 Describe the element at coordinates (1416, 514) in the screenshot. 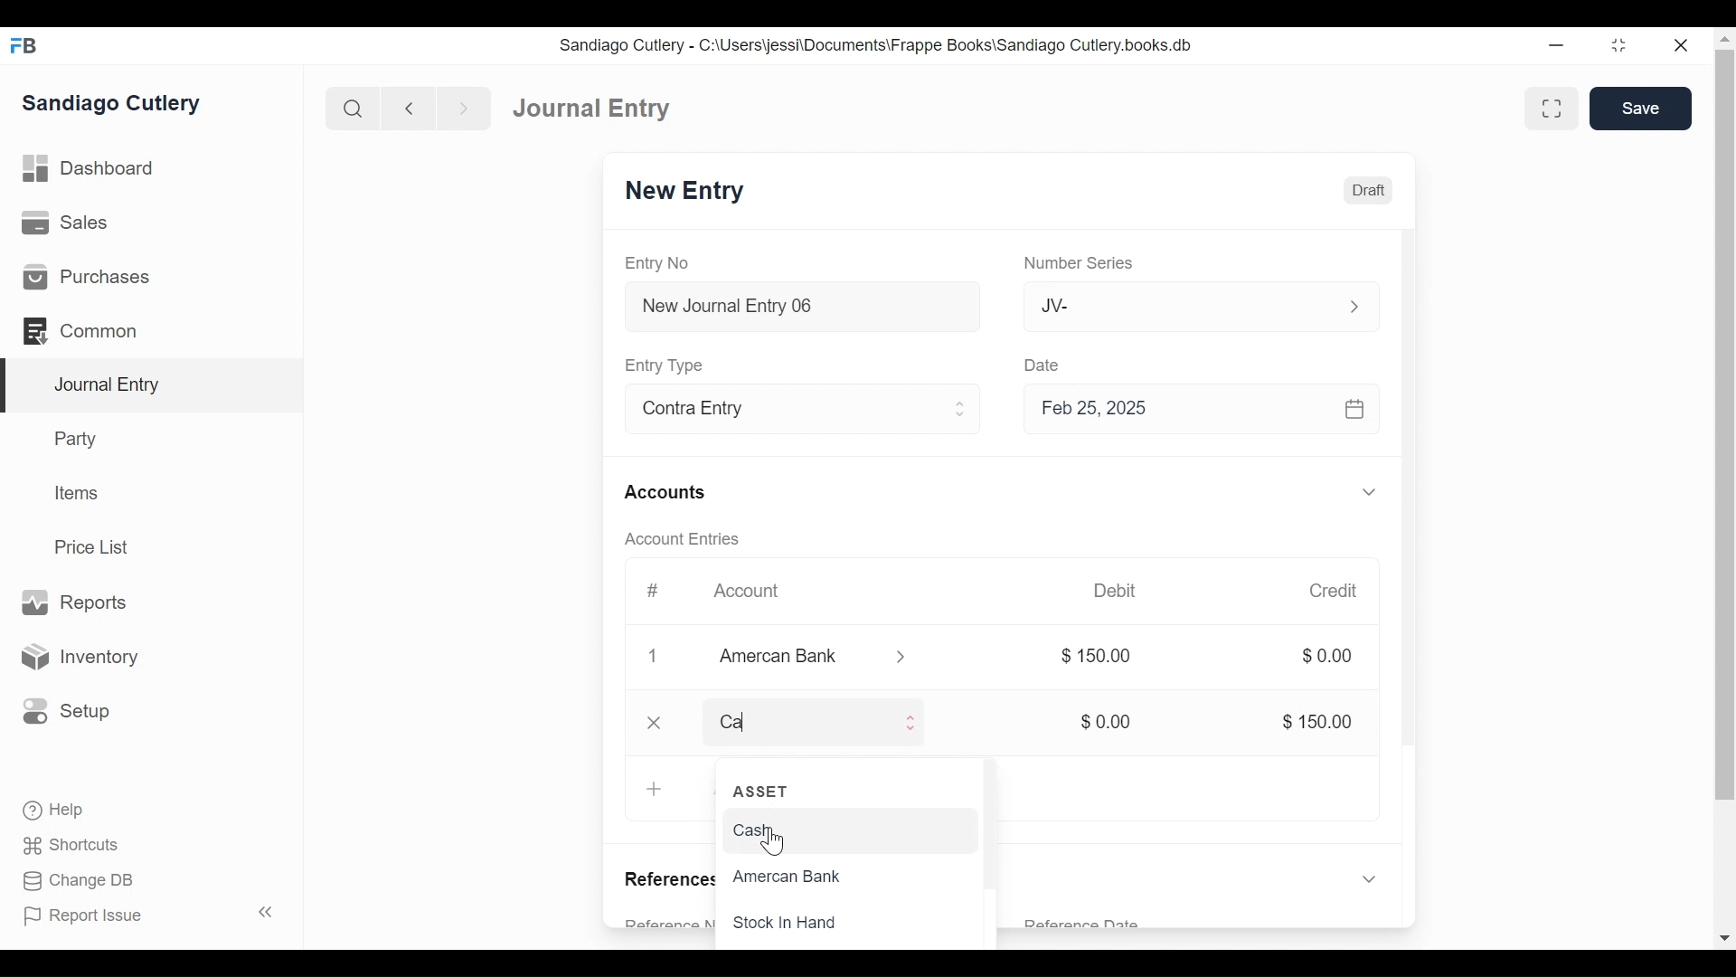

I see `Vertical Scroll bar` at that location.